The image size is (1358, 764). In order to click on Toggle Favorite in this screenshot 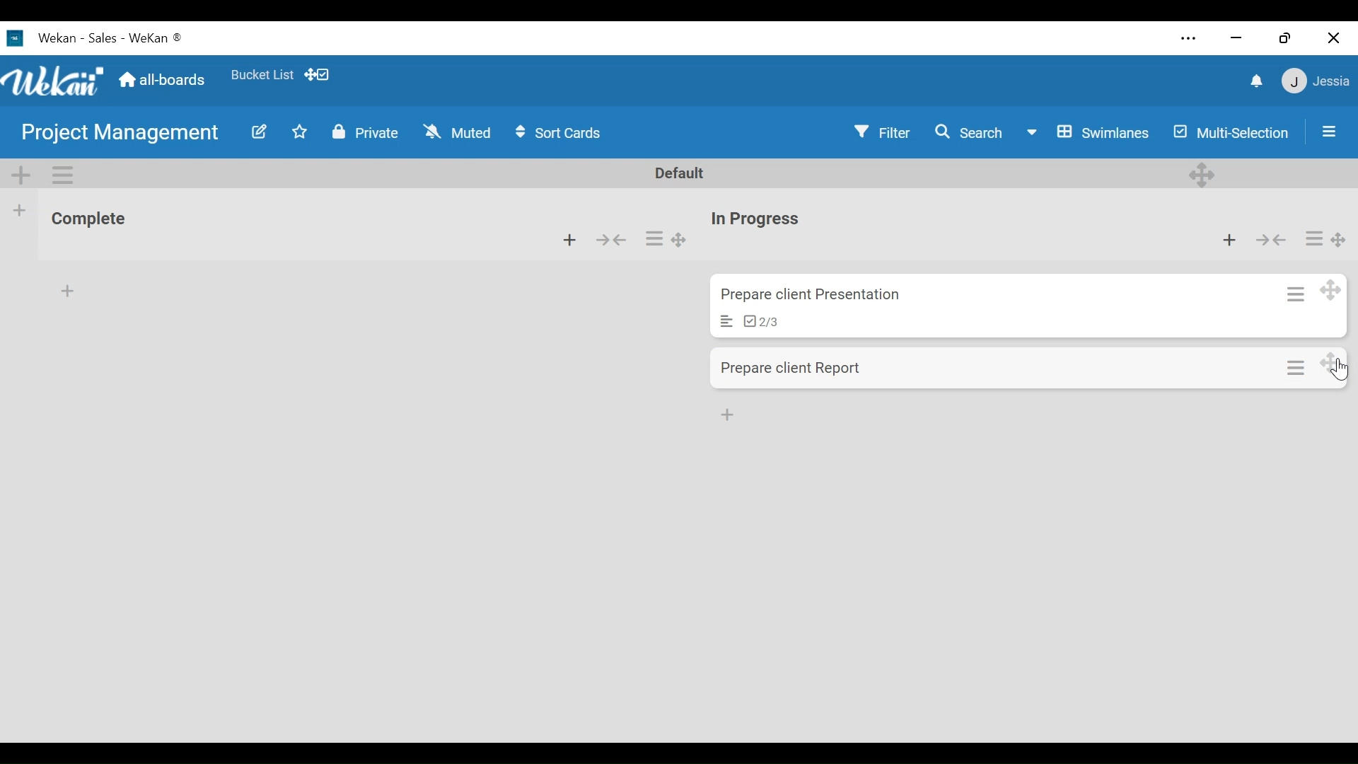, I will do `click(296, 133)`.